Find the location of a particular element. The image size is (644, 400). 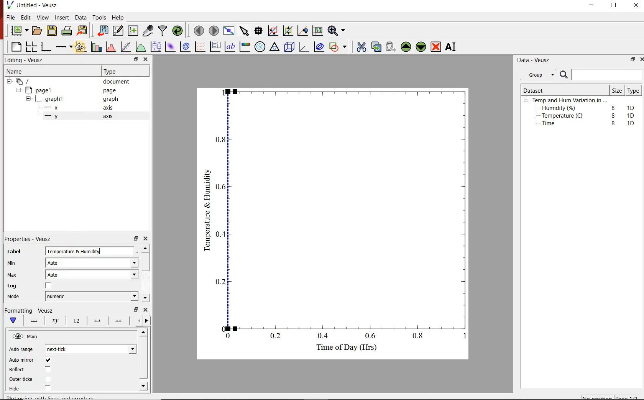

Temperature (C) is located at coordinates (564, 116).